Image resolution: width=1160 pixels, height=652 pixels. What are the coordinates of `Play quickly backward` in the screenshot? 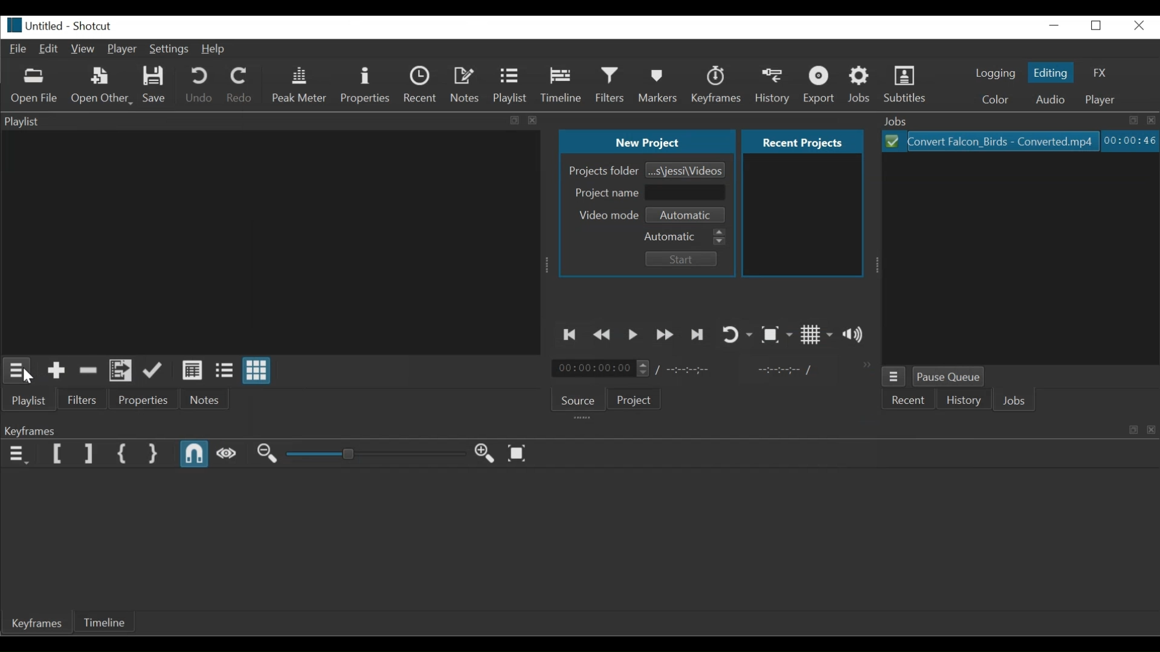 It's located at (601, 334).